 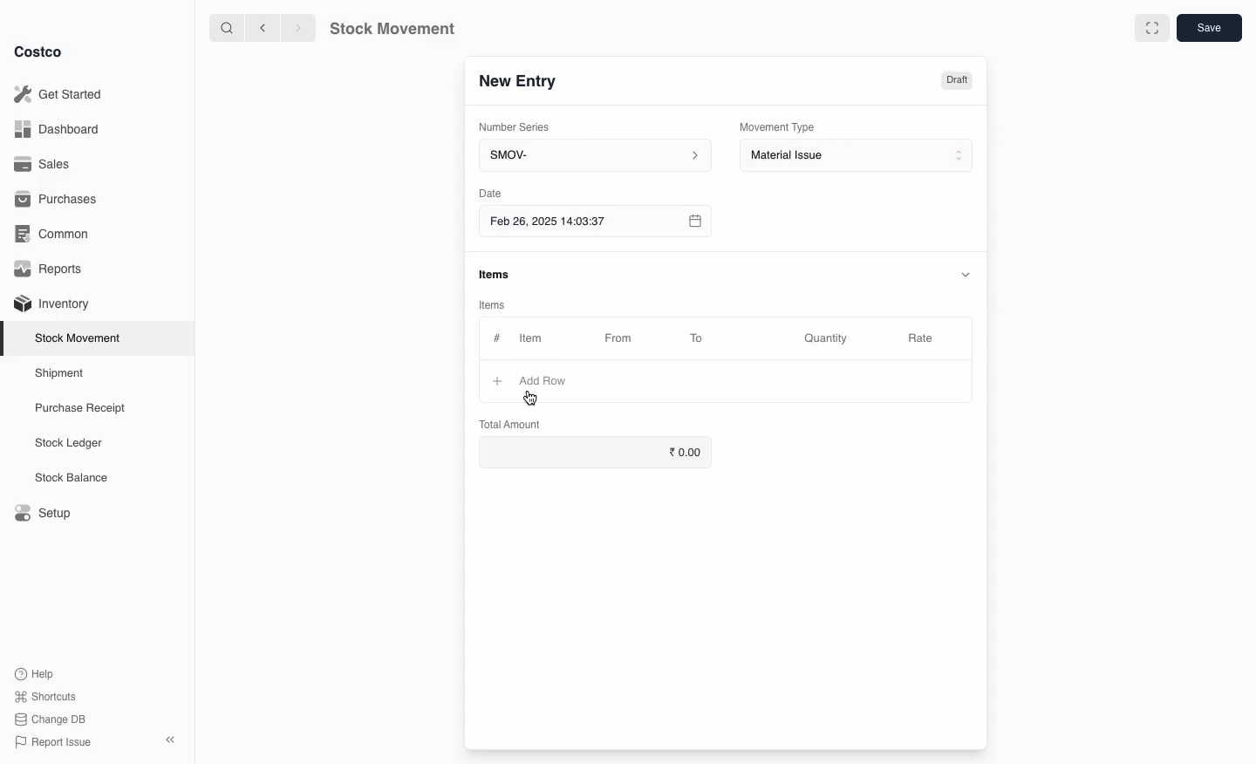 I want to click on 0.00, so click(x=596, y=448).